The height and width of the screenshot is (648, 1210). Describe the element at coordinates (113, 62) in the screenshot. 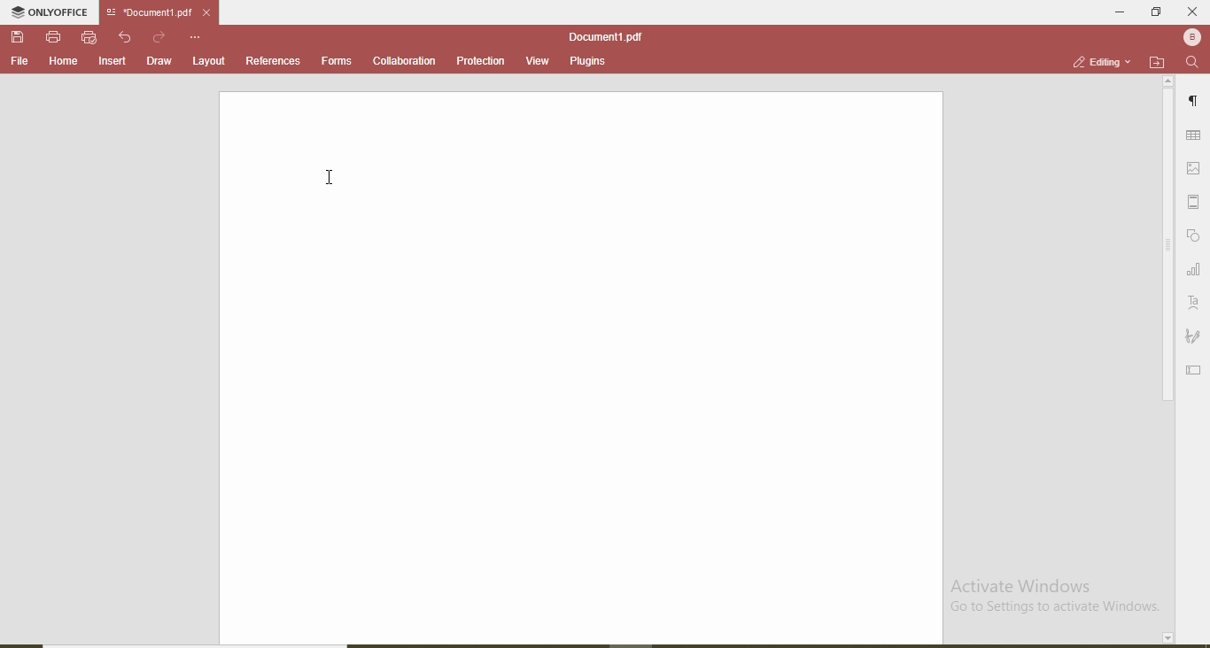

I see `insert` at that location.